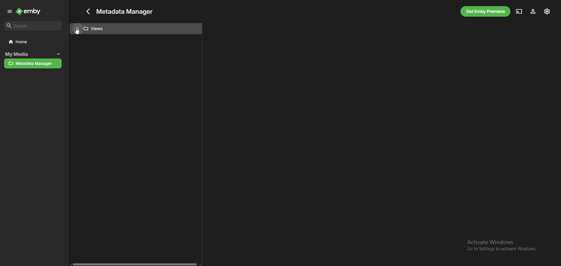 This screenshot has width=561, height=266. Describe the element at coordinates (200, 264) in the screenshot. I see `go right` at that location.